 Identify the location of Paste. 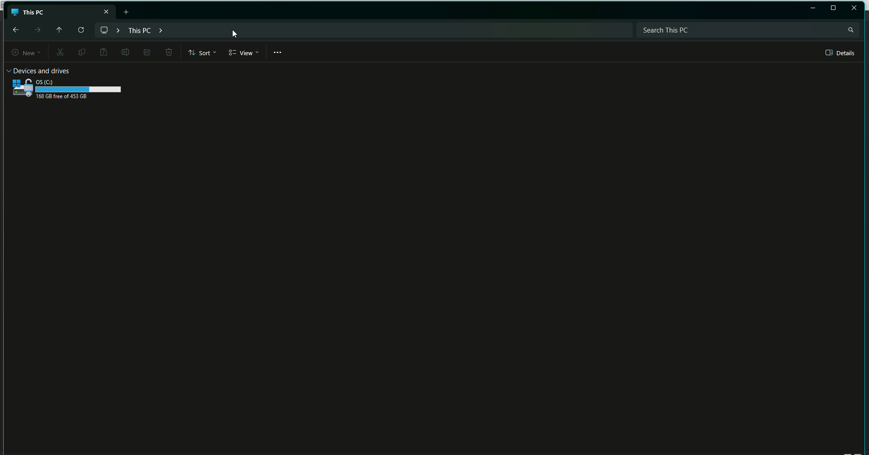
(103, 52).